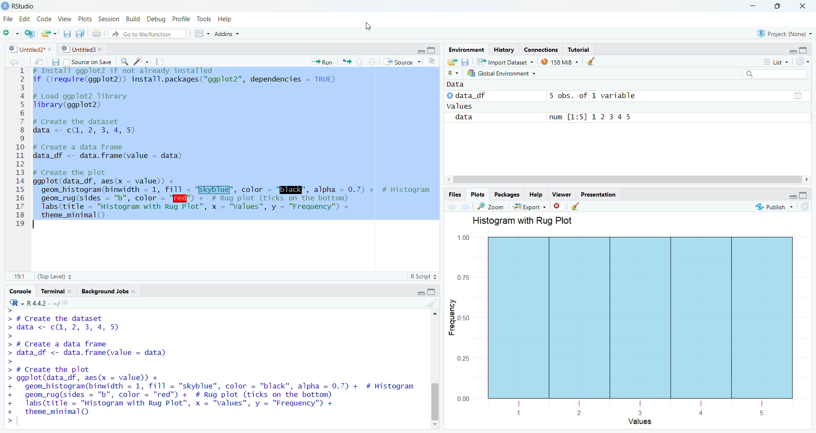 The width and height of the screenshot is (816, 433). What do you see at coordinates (467, 61) in the screenshot?
I see `Save` at bounding box center [467, 61].